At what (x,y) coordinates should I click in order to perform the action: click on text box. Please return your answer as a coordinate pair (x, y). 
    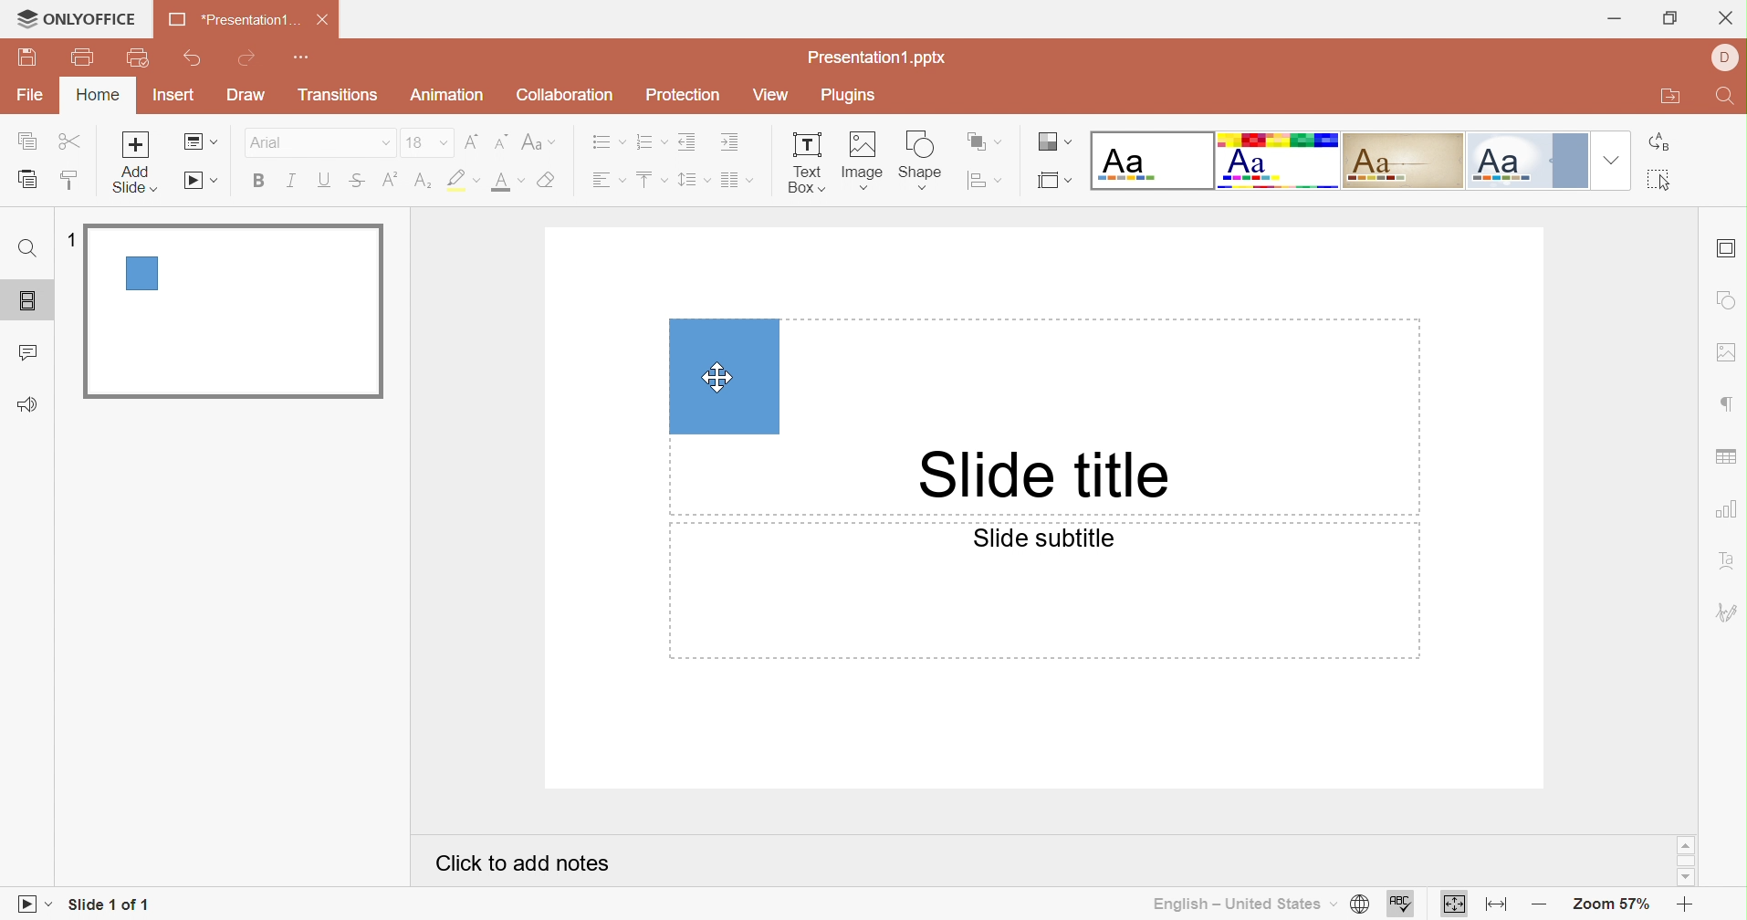
    Looking at the image, I should click on (725, 377).